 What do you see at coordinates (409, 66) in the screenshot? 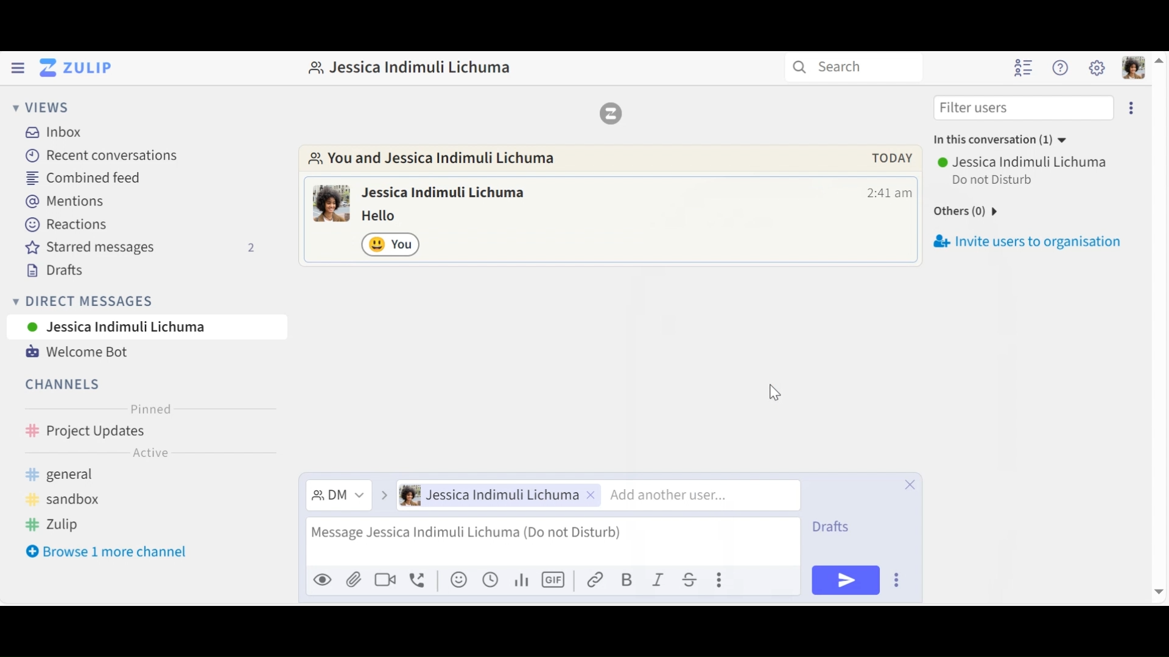
I see `profile name` at bounding box center [409, 66].